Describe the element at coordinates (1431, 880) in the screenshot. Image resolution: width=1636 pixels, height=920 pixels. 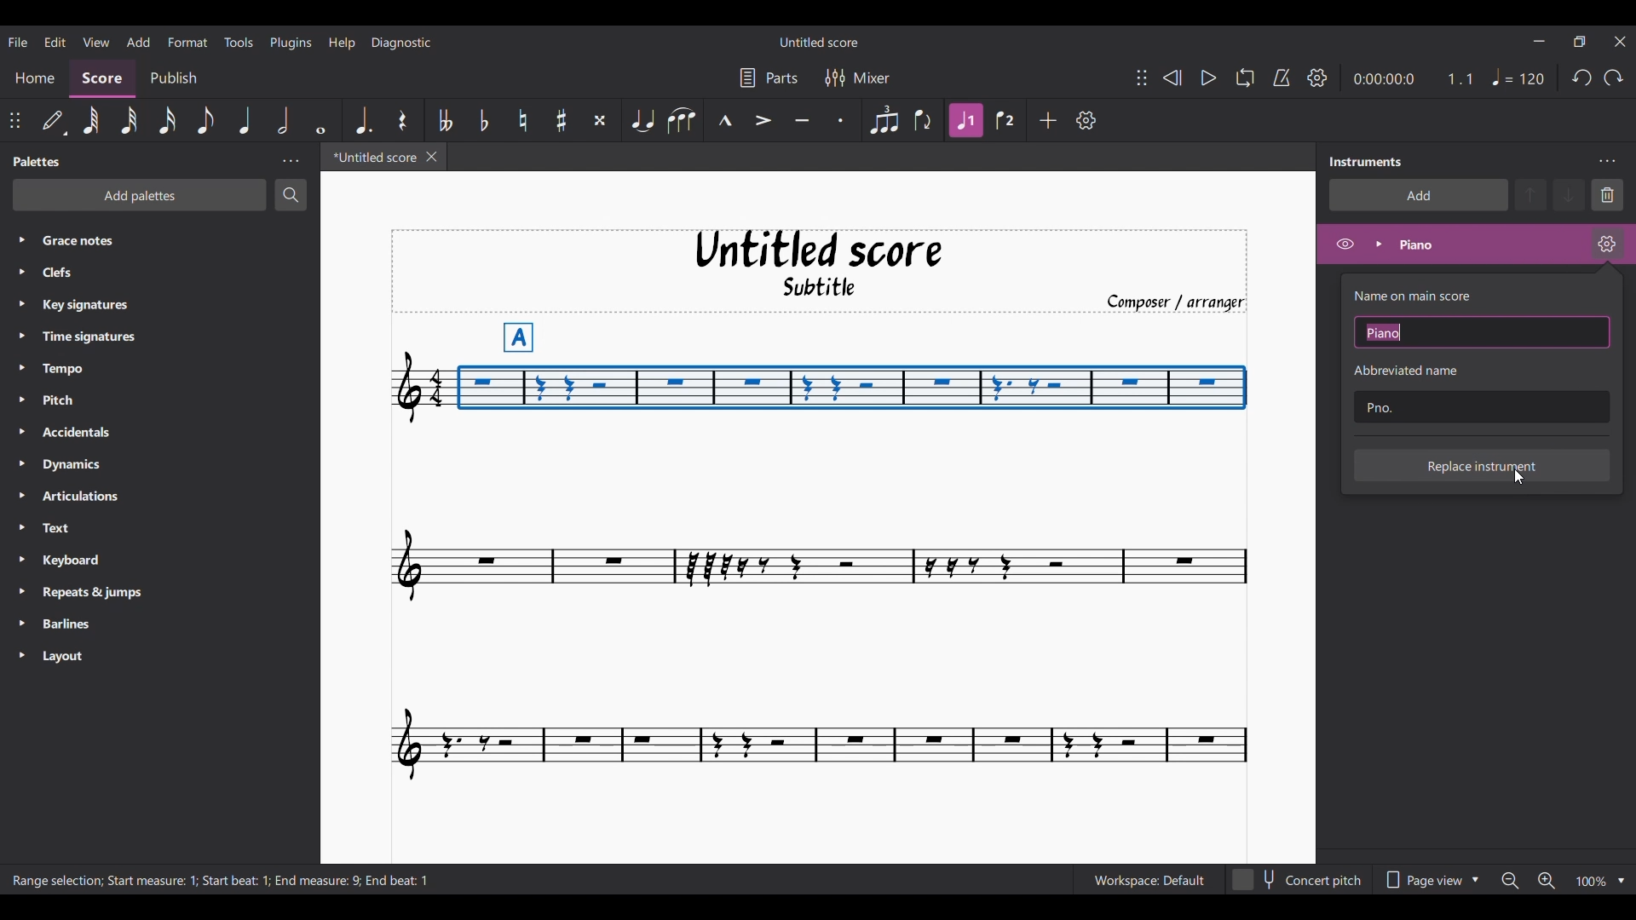
I see `Page view options` at that location.